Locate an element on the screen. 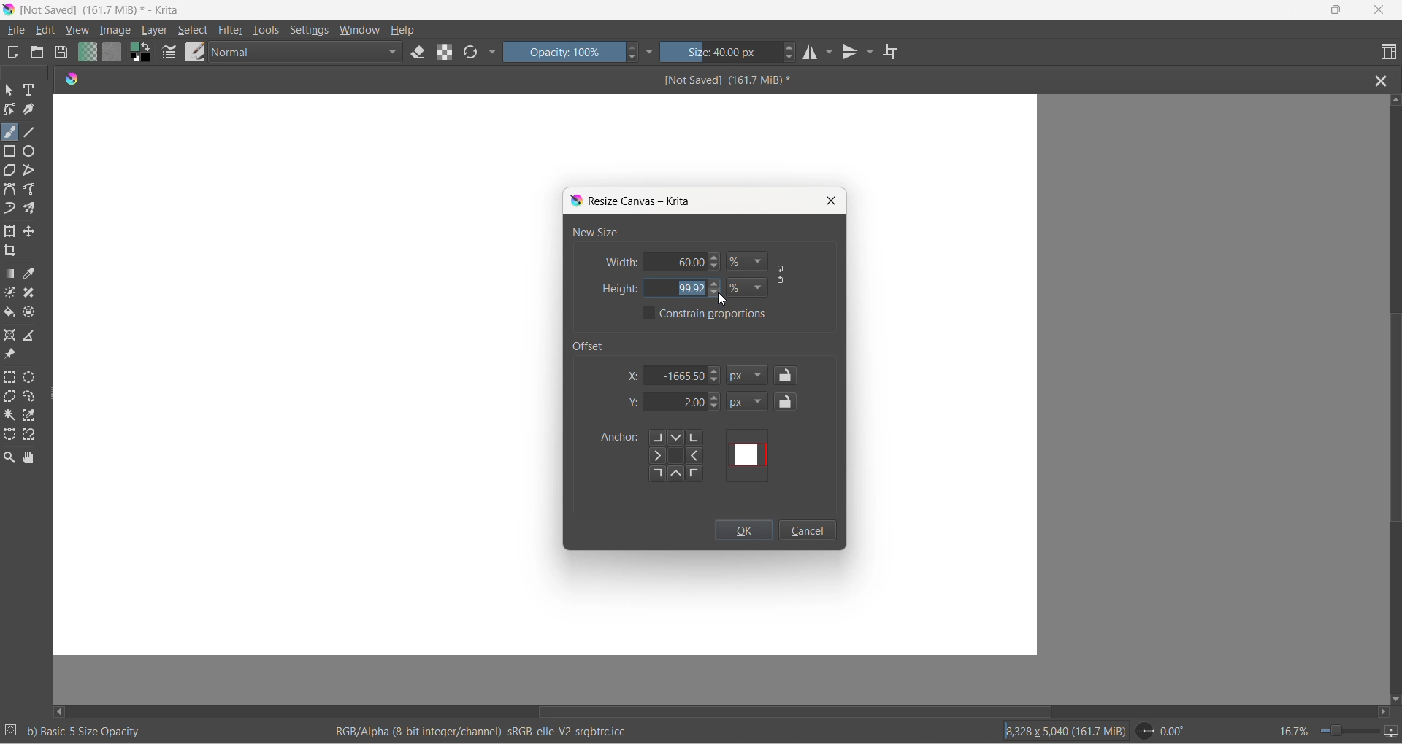 The image size is (1402, 744). select shape tool is located at coordinates (9, 91).